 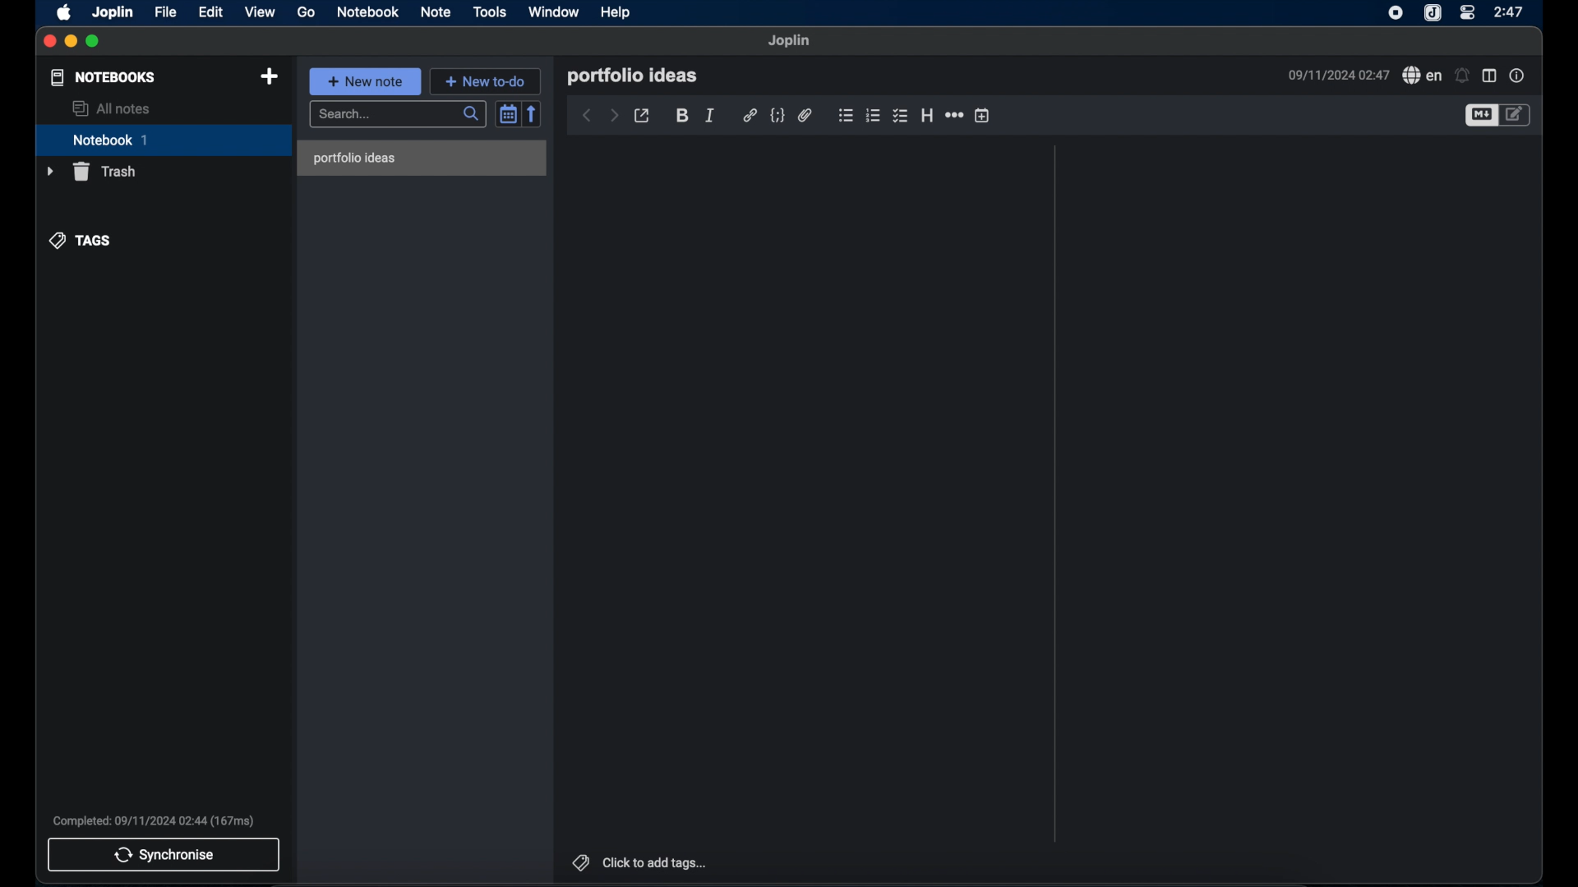 What do you see at coordinates (164, 140) in the screenshot?
I see `notebook` at bounding box center [164, 140].